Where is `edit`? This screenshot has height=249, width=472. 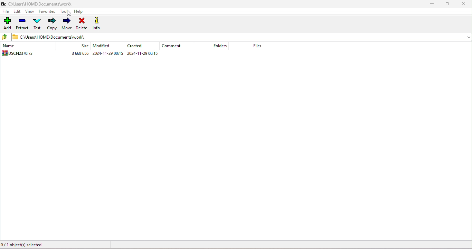 edit is located at coordinates (18, 11).